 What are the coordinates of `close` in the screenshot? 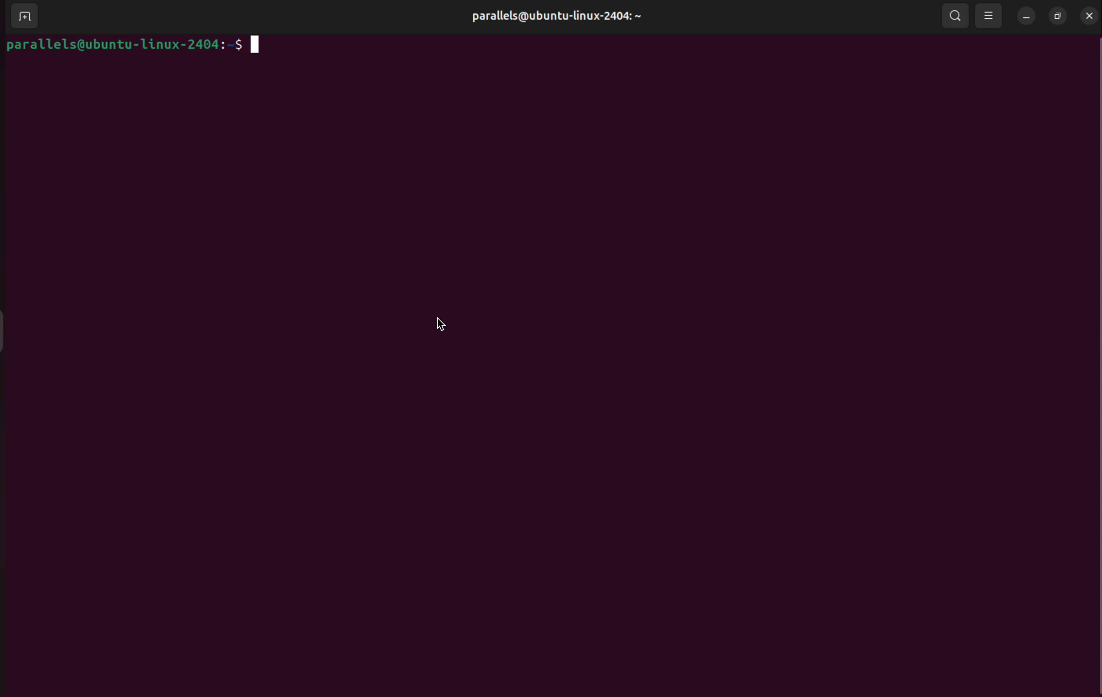 It's located at (1090, 15).